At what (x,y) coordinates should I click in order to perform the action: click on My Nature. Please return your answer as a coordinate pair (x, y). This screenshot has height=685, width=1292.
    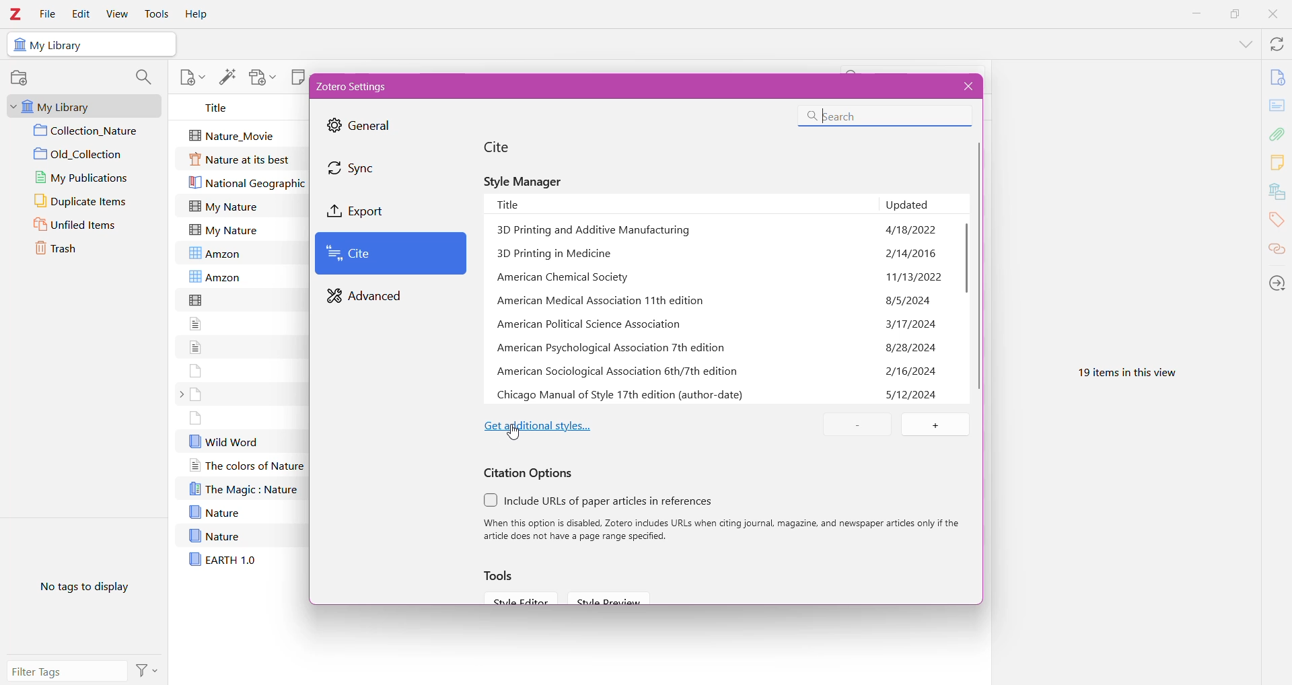
    Looking at the image, I should click on (223, 230).